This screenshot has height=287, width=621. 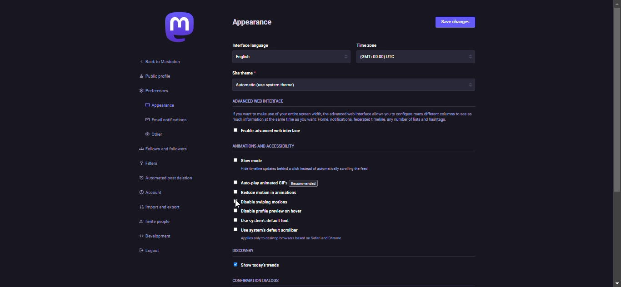 I want to click on other, so click(x=154, y=135).